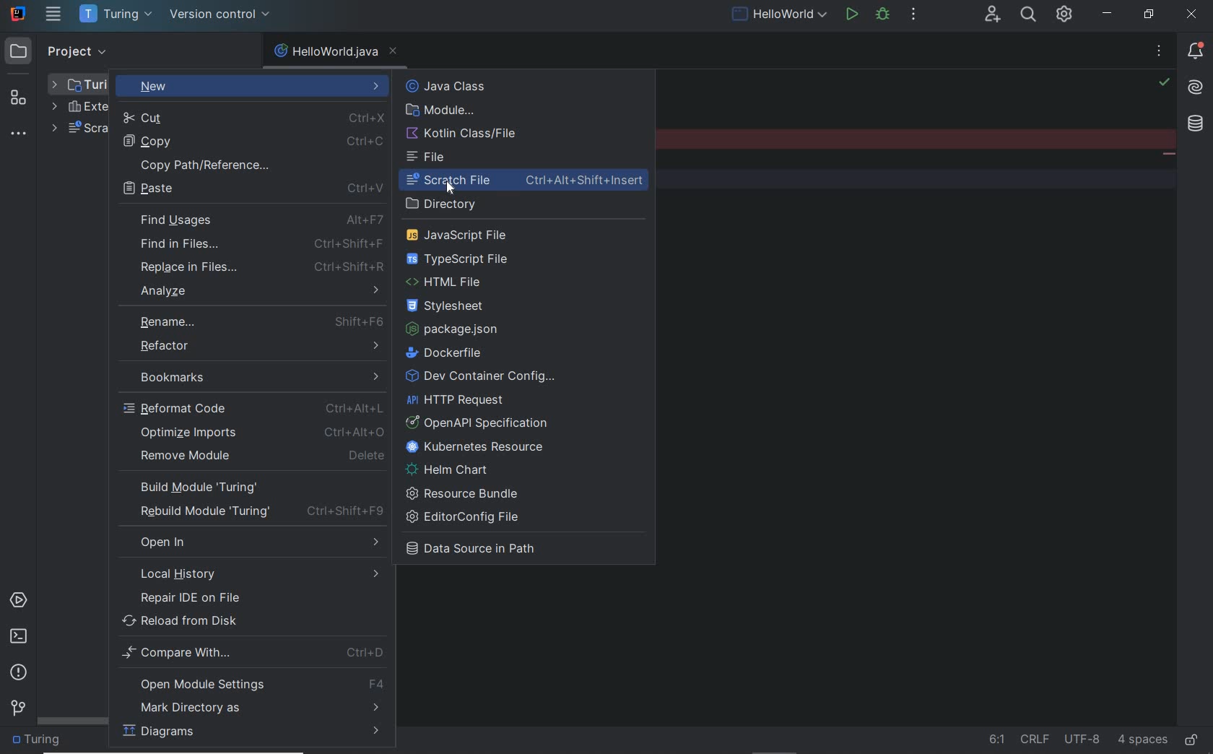 This screenshot has height=754, width=1213. I want to click on structure, so click(20, 92).